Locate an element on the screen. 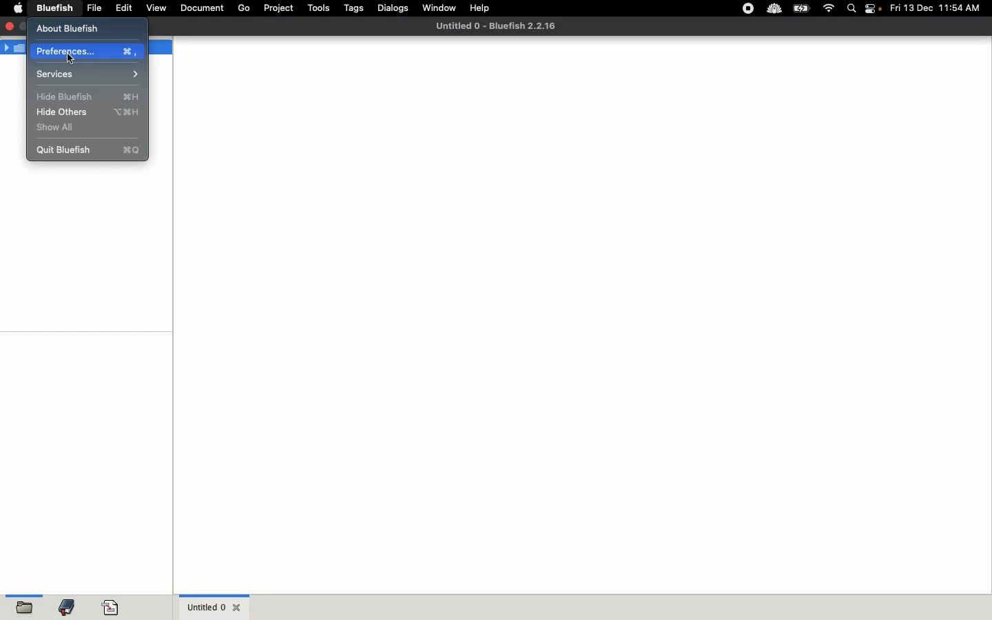  Search is located at coordinates (852, 10).